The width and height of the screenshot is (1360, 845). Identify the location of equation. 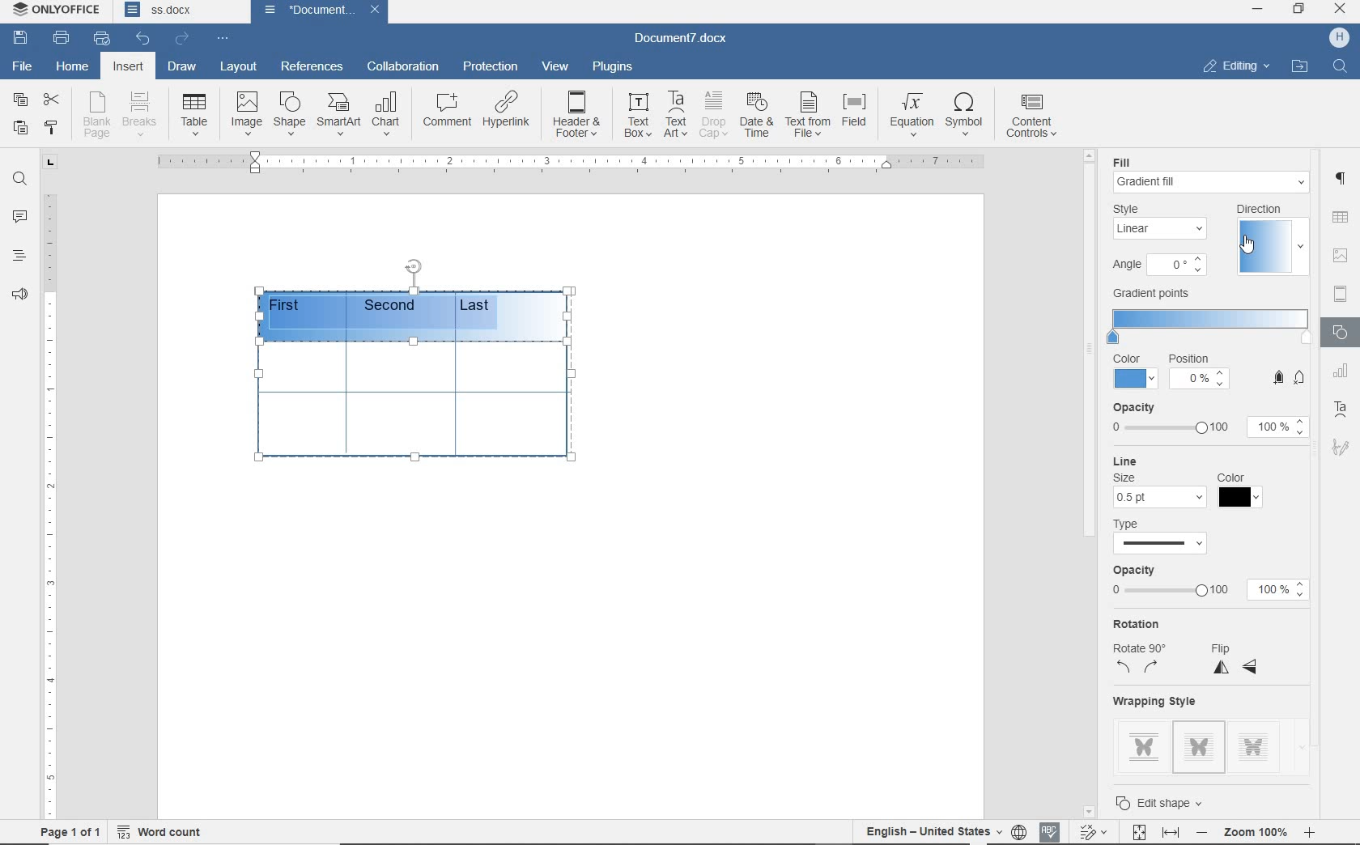
(912, 116).